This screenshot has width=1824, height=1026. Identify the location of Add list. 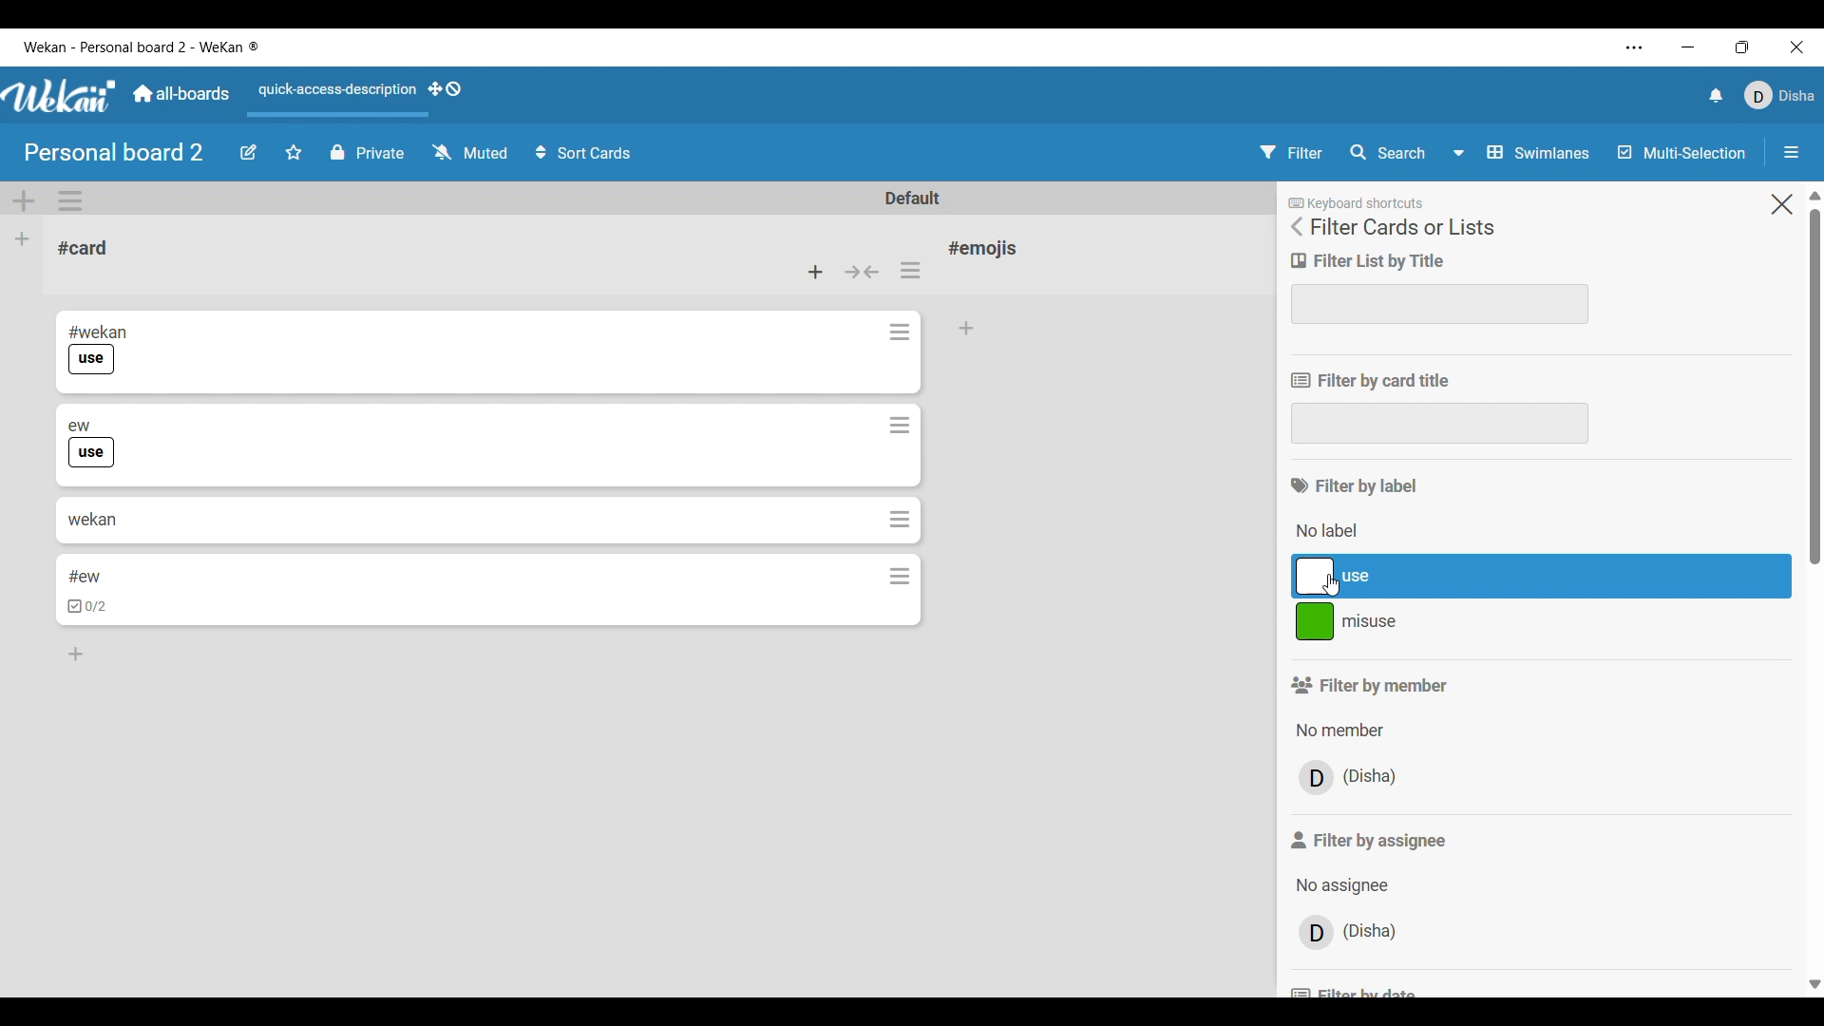
(22, 239).